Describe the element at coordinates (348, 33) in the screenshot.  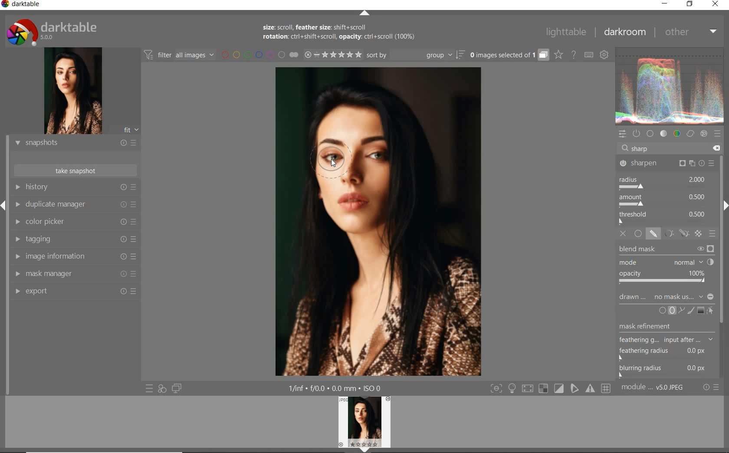
I see `size: scroll, feather size: shift+scroll
rotation: ctrl+shift+scroll, opacity: ctrl+scroll (100%)` at that location.